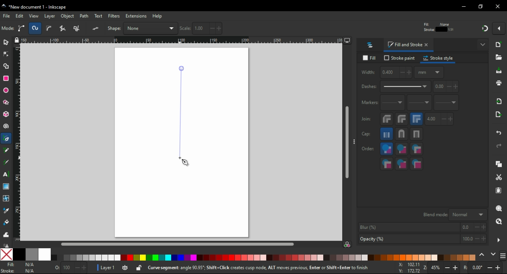 Image resolution: width=507 pixels, height=274 pixels. Describe the element at coordinates (29, 268) in the screenshot. I see `NA` at that location.